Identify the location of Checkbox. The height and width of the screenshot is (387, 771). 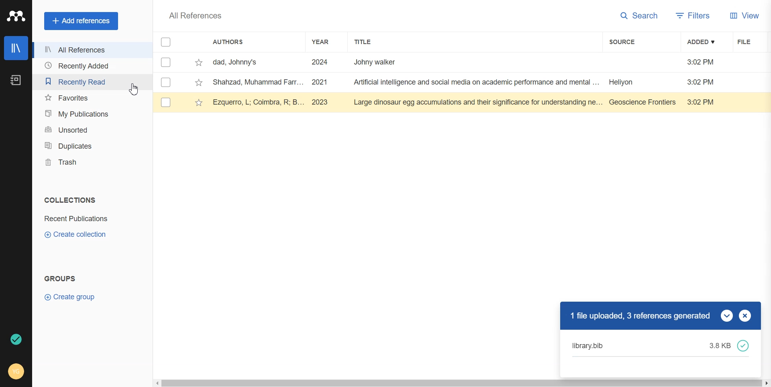
(165, 63).